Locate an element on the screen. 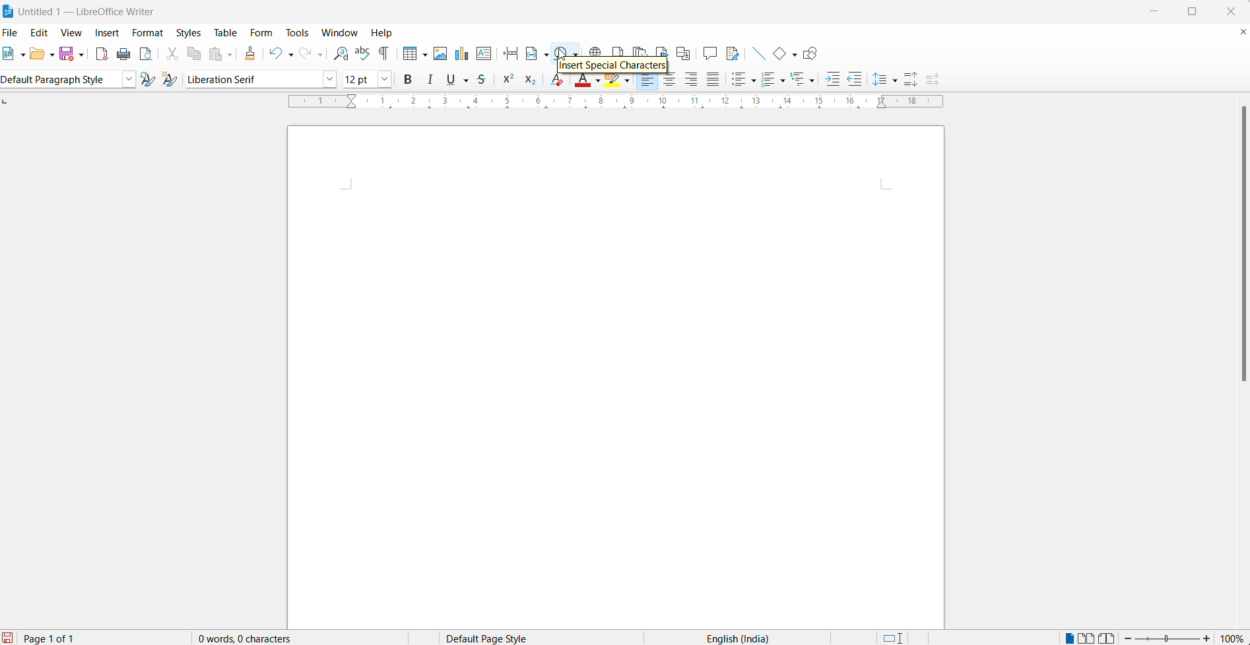 The height and width of the screenshot is (645, 1250). font name is located at coordinates (250, 78).